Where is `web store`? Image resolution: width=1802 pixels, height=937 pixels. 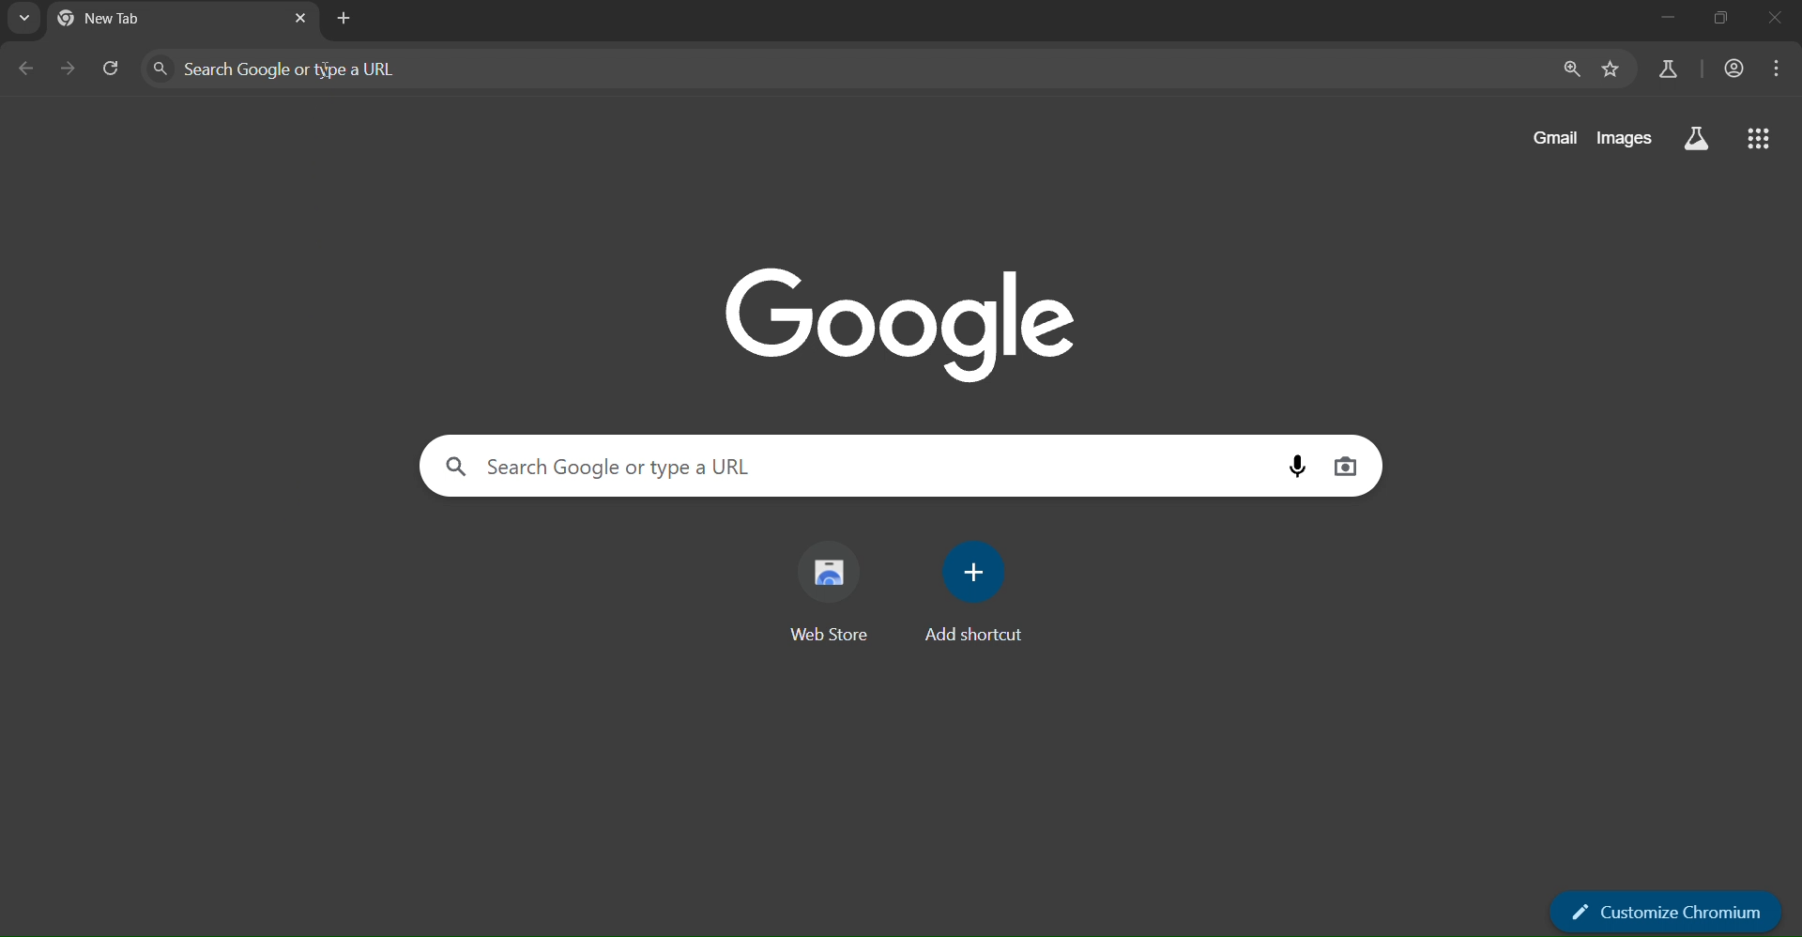 web store is located at coordinates (832, 591).